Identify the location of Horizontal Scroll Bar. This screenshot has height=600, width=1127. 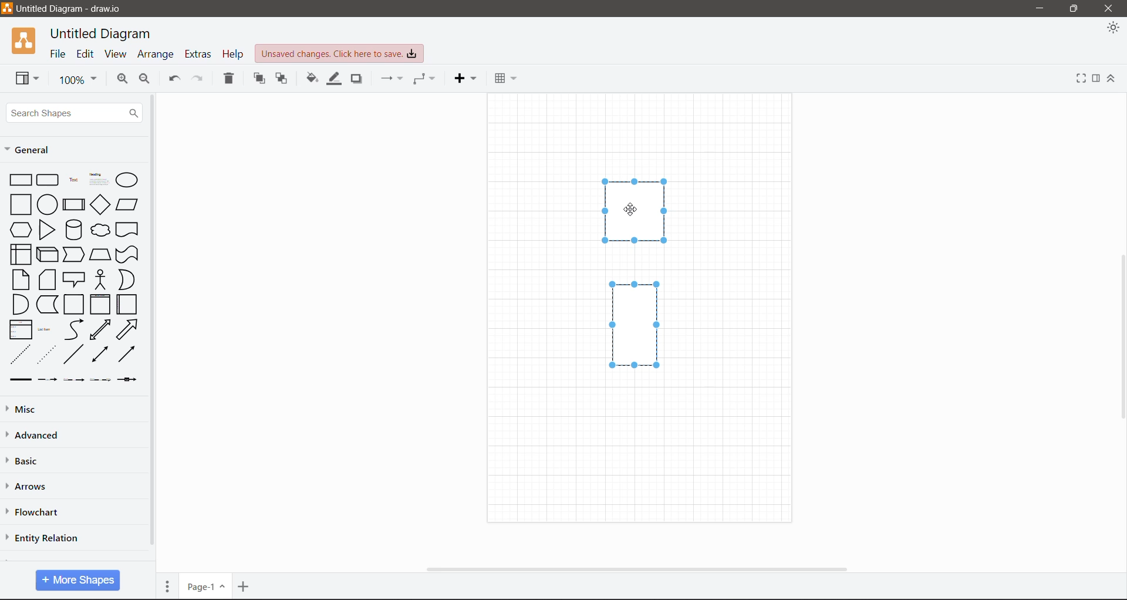
(642, 569).